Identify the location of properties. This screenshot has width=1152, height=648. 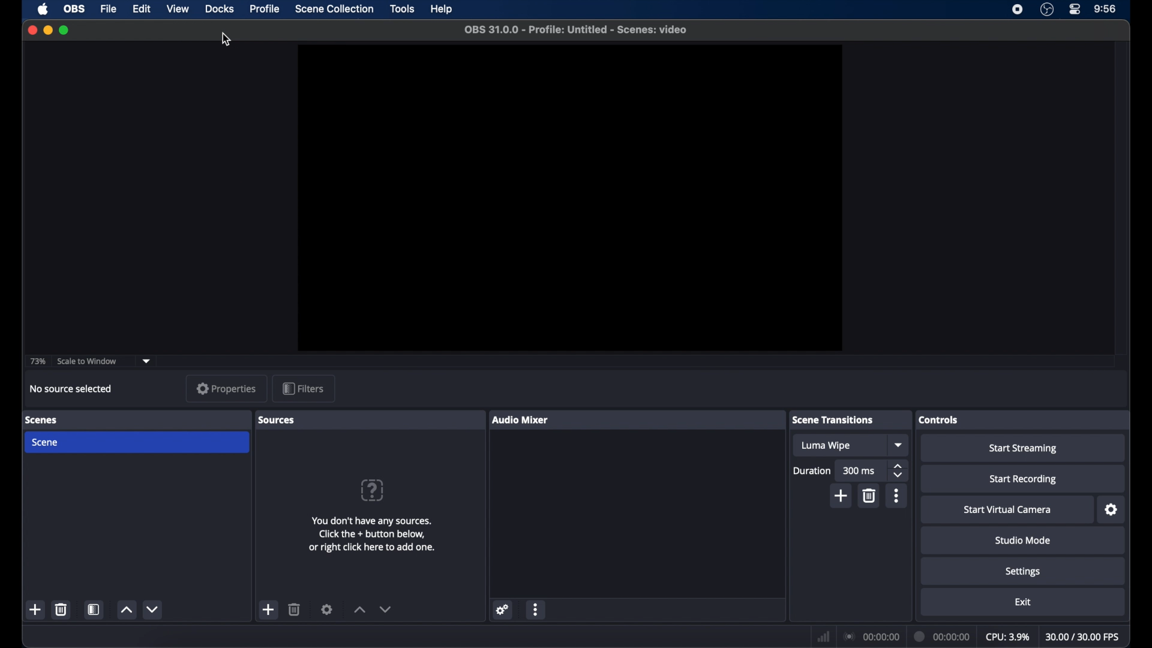
(227, 389).